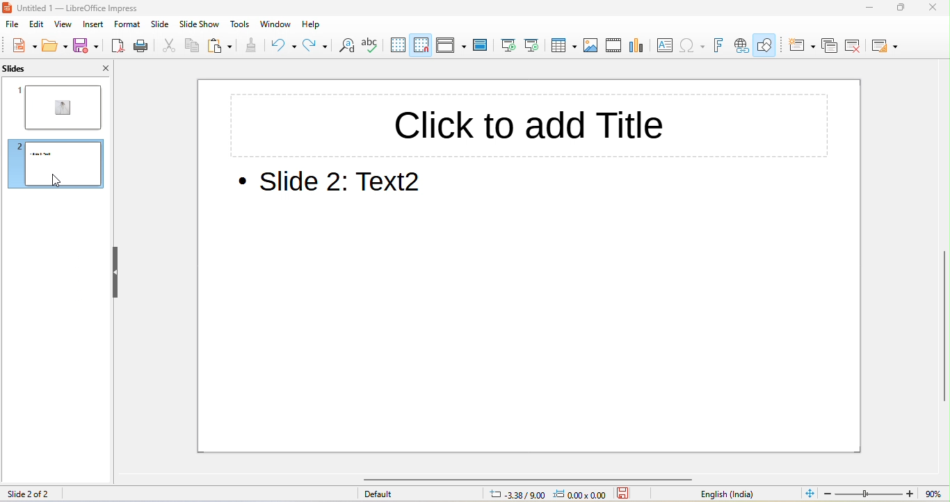 The height and width of the screenshot is (502, 950). I want to click on table, so click(565, 46).